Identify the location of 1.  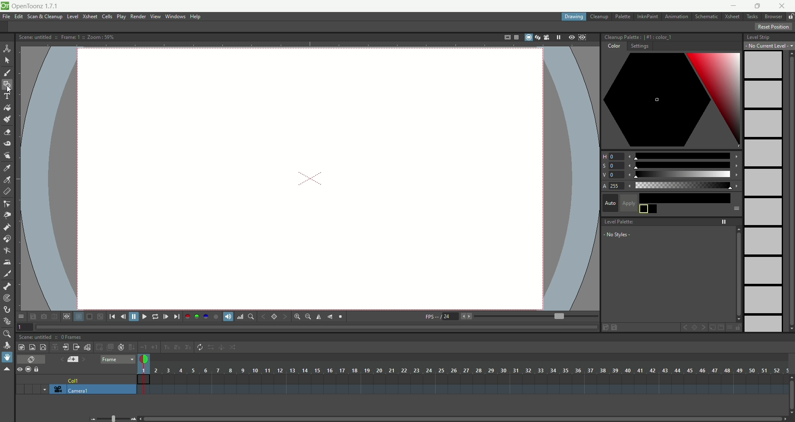
(25, 326).